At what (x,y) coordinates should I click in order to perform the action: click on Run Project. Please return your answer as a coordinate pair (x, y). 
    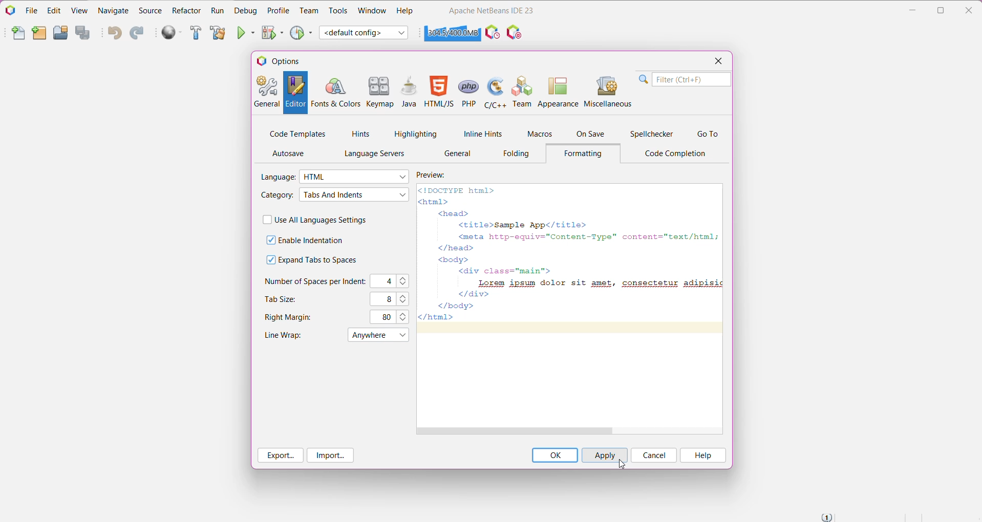
    Looking at the image, I should click on (247, 32).